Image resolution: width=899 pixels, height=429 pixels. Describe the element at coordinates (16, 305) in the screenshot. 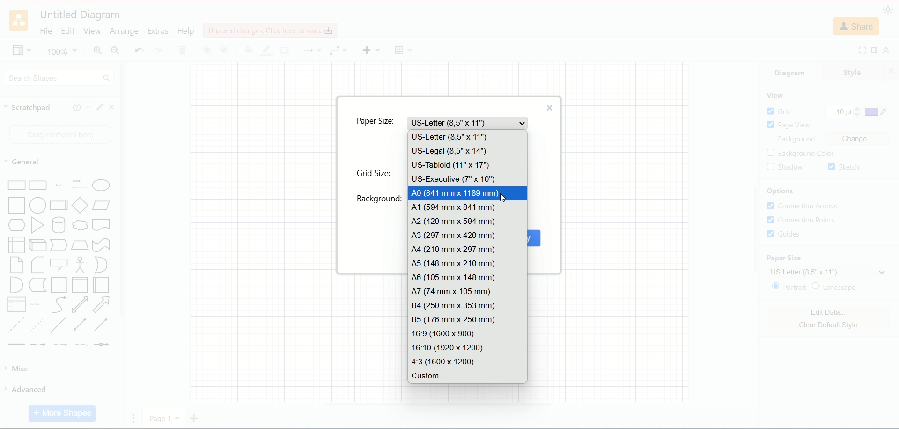

I see `Item List` at that location.